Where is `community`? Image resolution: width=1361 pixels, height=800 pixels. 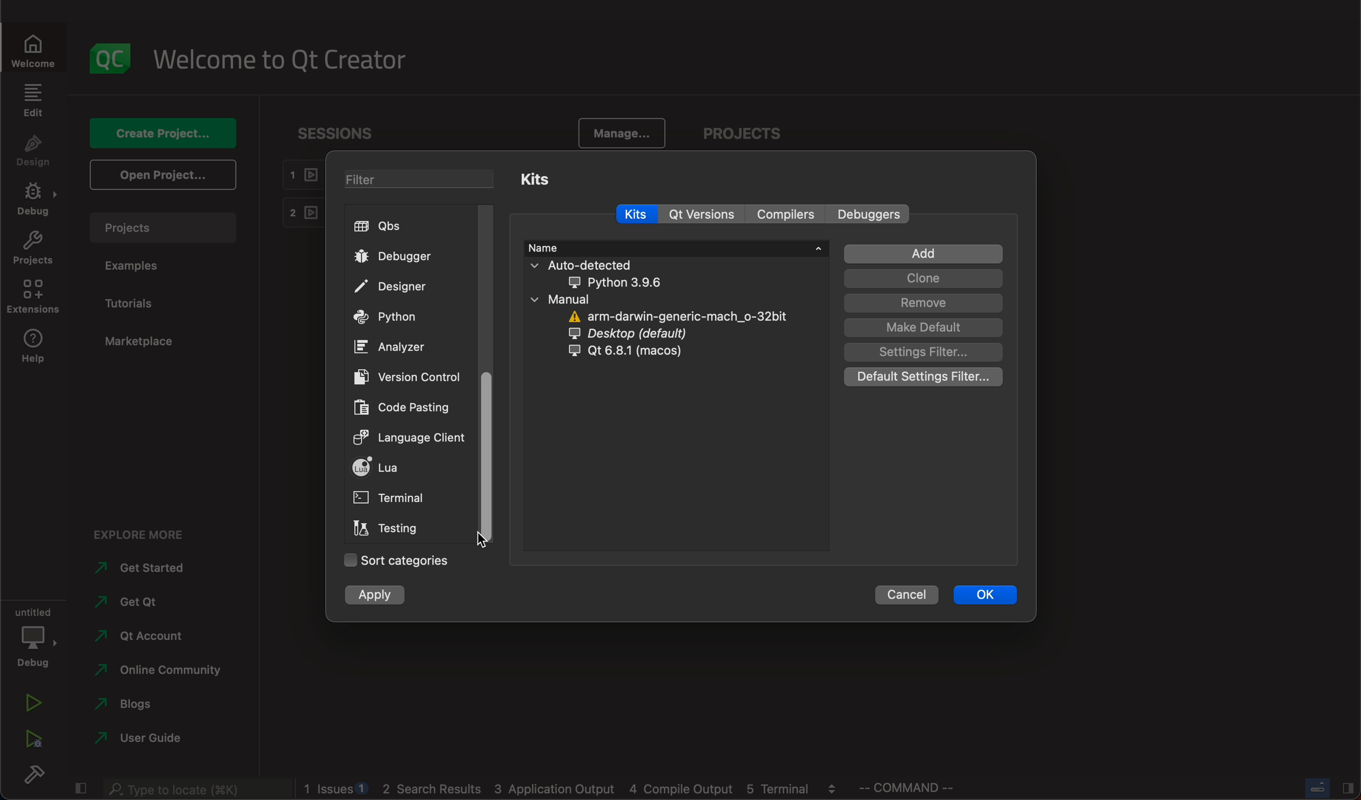 community is located at coordinates (165, 673).